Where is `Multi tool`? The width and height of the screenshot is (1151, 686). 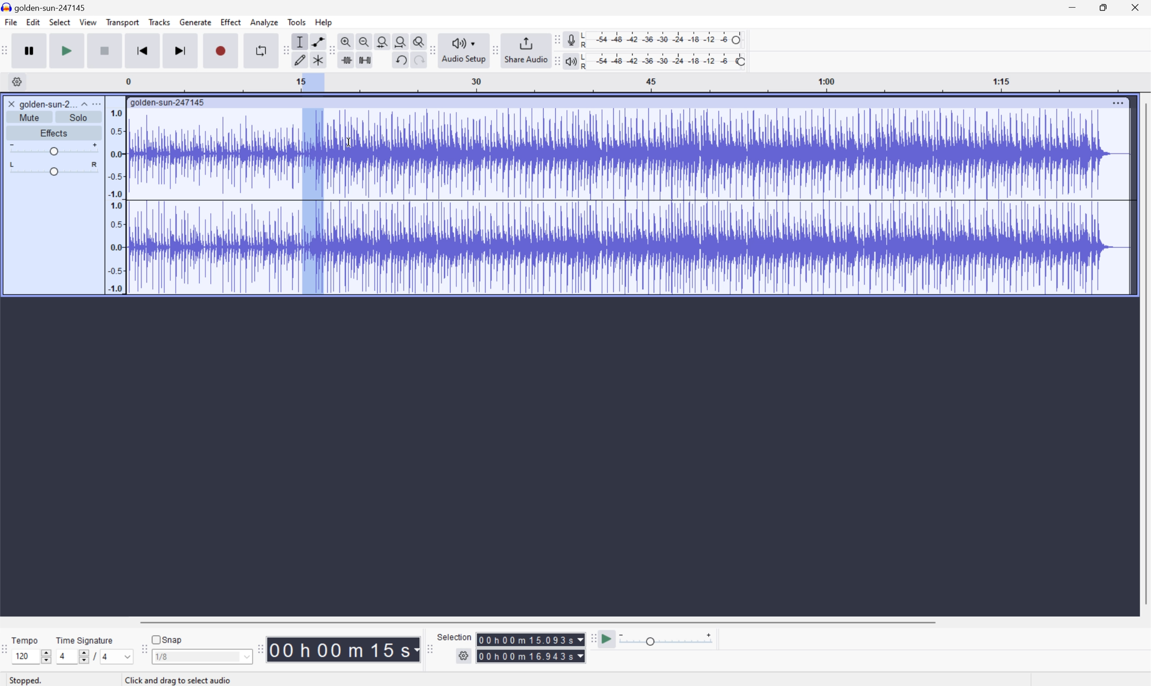
Multi tool is located at coordinates (319, 59).